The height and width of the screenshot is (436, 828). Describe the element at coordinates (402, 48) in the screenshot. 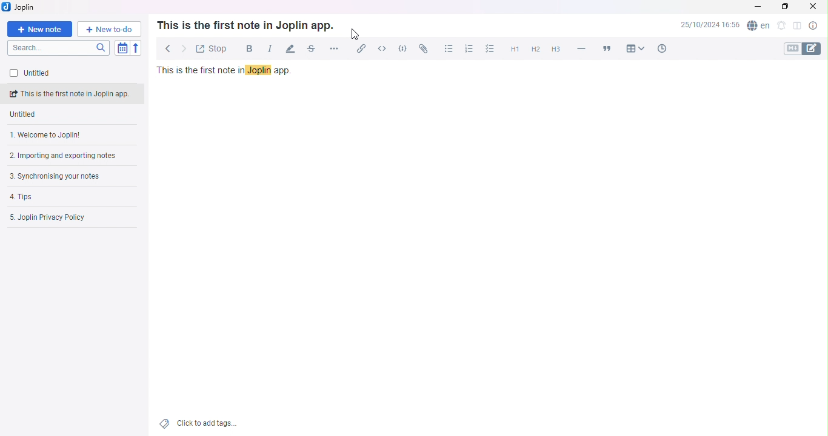

I see `Code block` at that location.